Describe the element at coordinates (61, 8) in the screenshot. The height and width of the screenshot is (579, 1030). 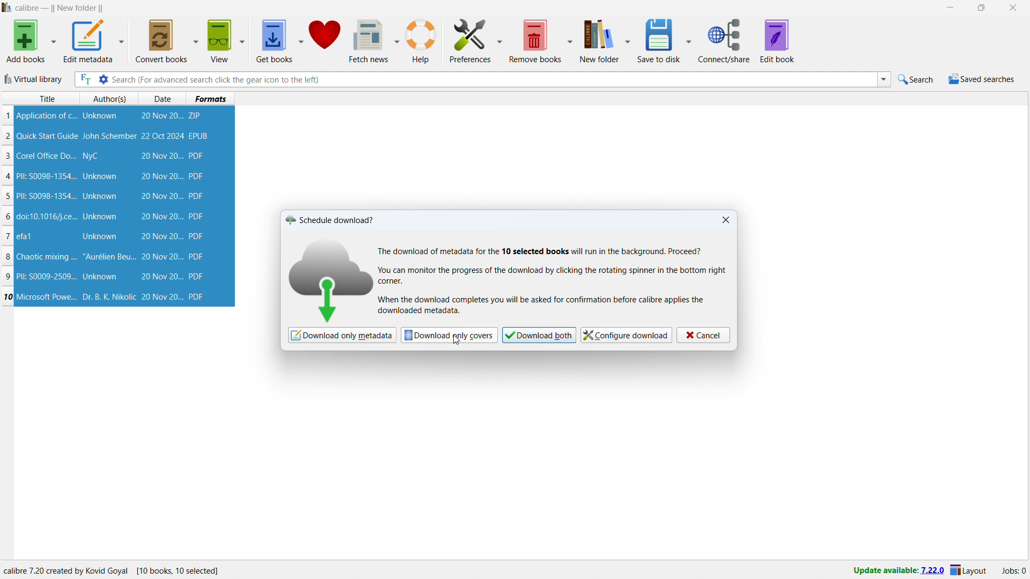
I see `calibre - || New folder||` at that location.